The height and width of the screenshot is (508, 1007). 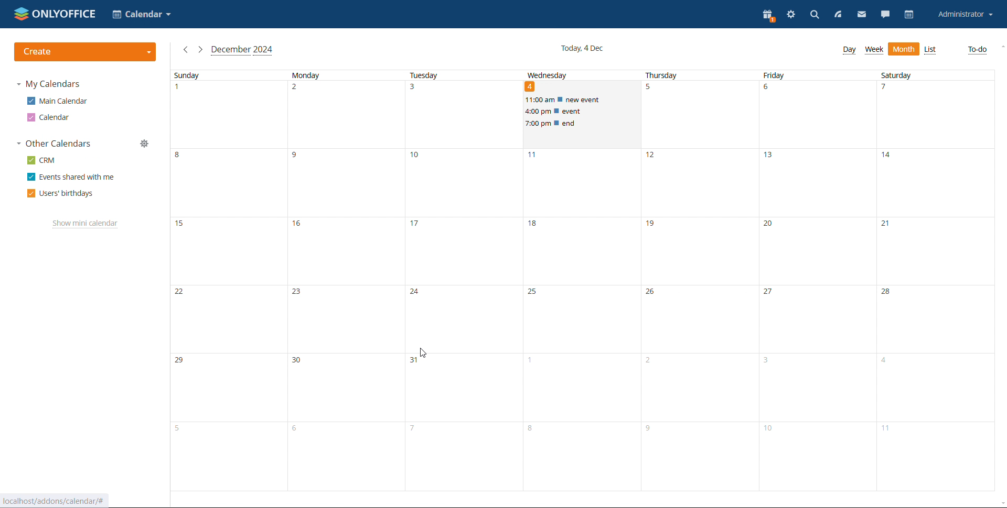 What do you see at coordinates (145, 141) in the screenshot?
I see `manage` at bounding box center [145, 141].